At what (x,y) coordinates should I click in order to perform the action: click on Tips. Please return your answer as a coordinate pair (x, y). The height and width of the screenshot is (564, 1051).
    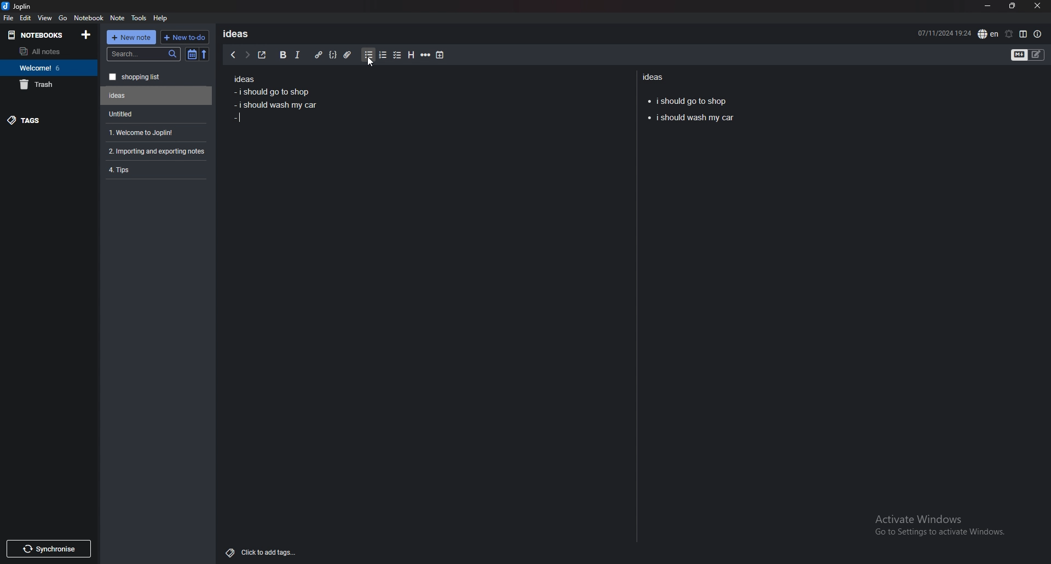
    Looking at the image, I should click on (155, 169).